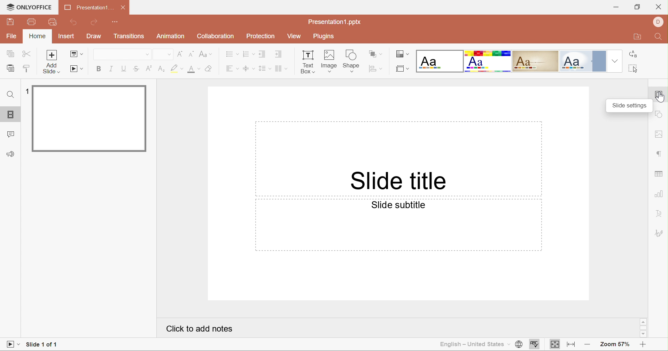 Image resolution: width=668 pixels, height=351 pixels. I want to click on Presentation1..., so click(87, 8).